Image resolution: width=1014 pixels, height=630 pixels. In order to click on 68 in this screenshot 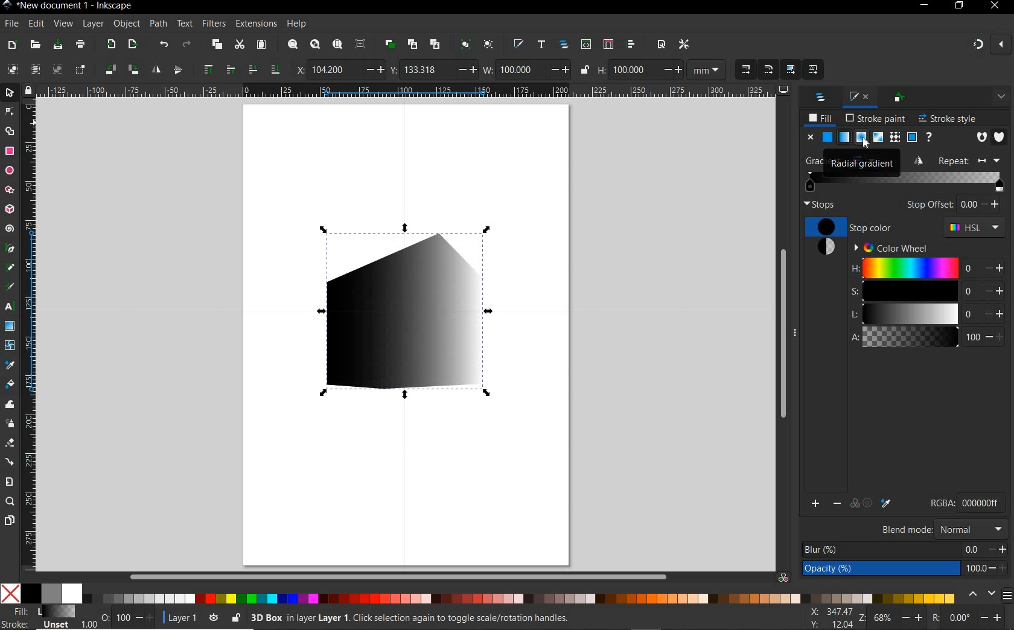, I will do `click(884, 617)`.